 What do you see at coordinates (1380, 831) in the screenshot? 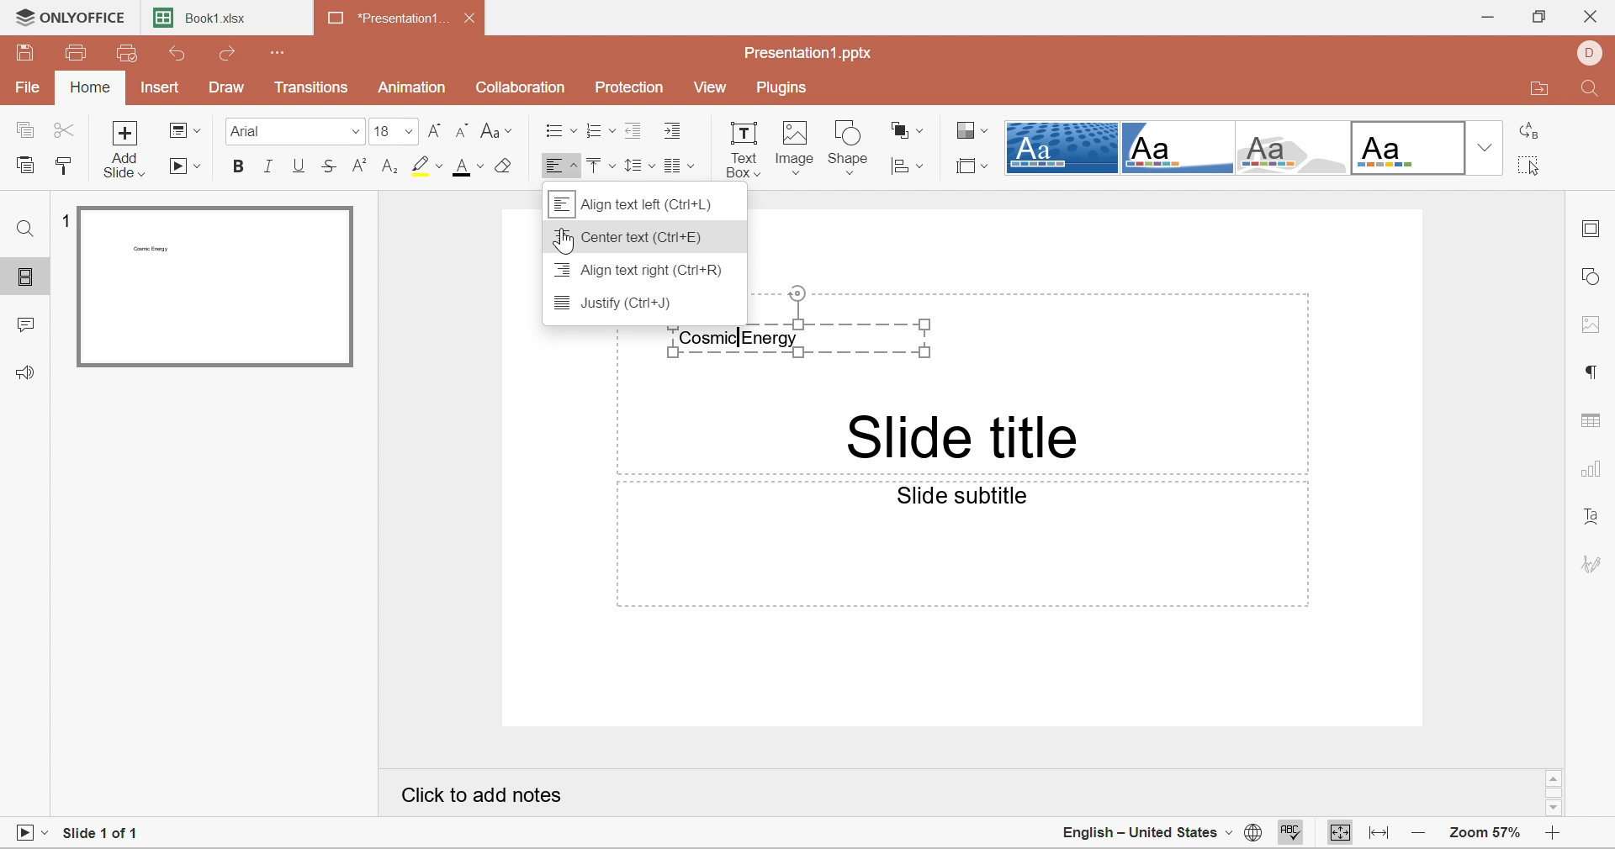
I see `Fit to width` at bounding box center [1380, 831].